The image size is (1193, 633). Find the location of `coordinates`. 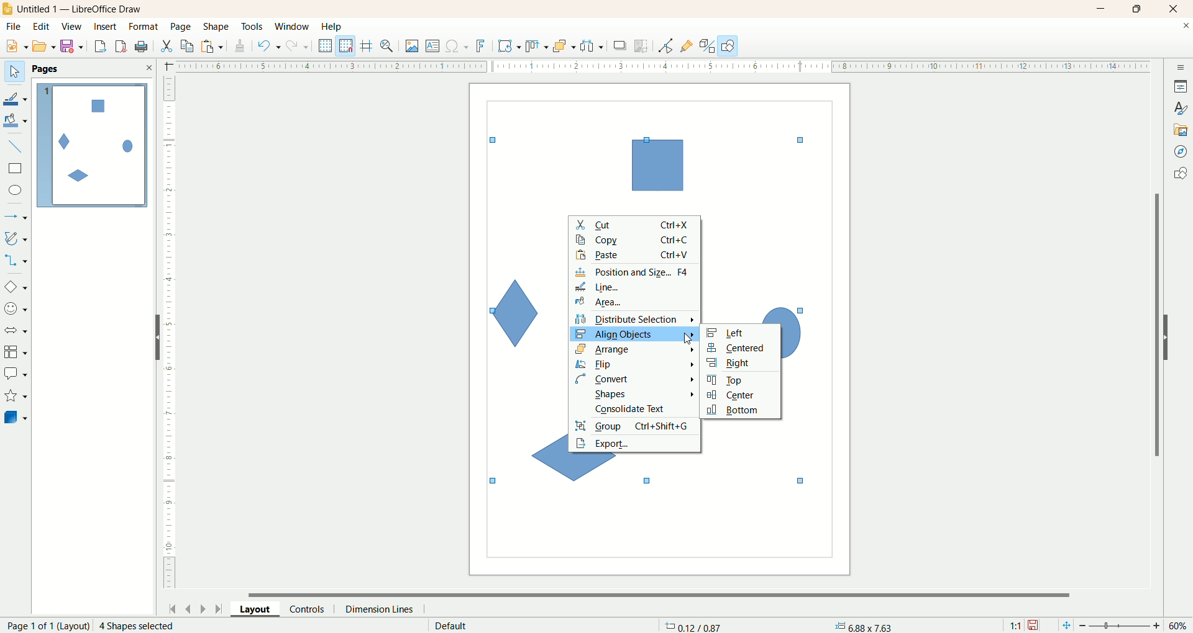

coordinates is located at coordinates (695, 626).